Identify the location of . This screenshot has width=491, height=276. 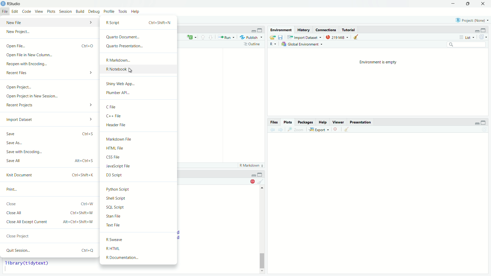
(253, 174).